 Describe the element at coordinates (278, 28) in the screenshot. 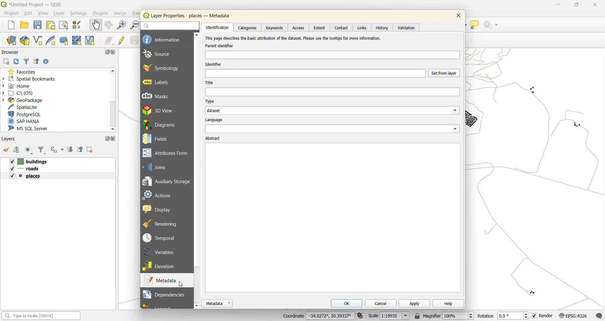

I see `keywords` at that location.